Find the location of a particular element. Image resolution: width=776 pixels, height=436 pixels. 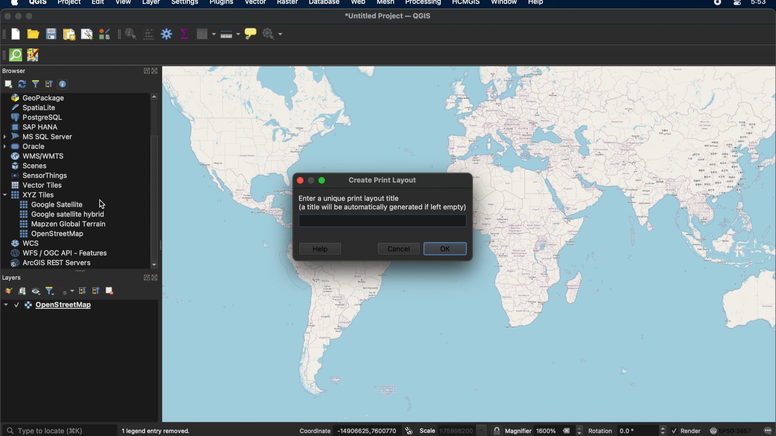

control center is located at coordinates (738, 4).